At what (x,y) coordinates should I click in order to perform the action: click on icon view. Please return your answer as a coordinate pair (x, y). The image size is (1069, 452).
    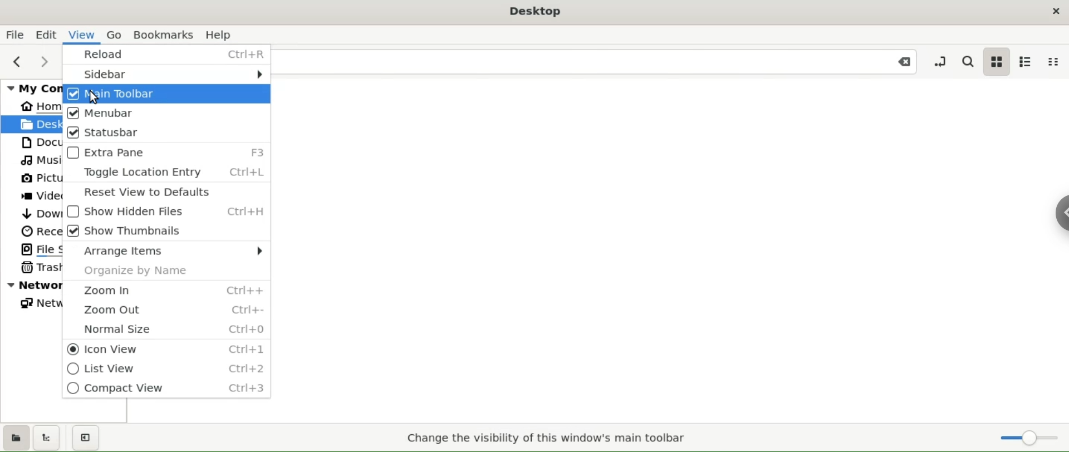
    Looking at the image, I should click on (997, 63).